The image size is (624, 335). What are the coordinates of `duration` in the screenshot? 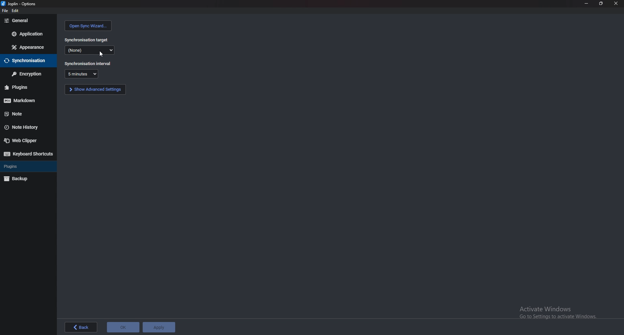 It's located at (81, 74).